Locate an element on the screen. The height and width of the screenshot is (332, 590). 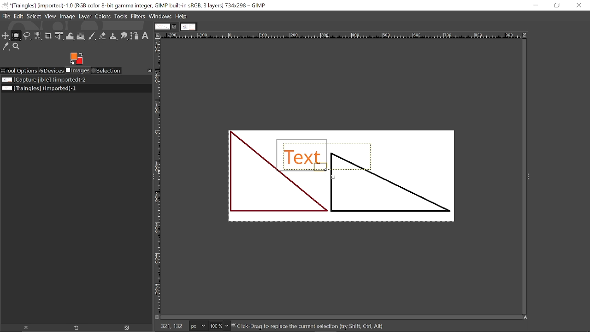
Cursor is located at coordinates (331, 174).